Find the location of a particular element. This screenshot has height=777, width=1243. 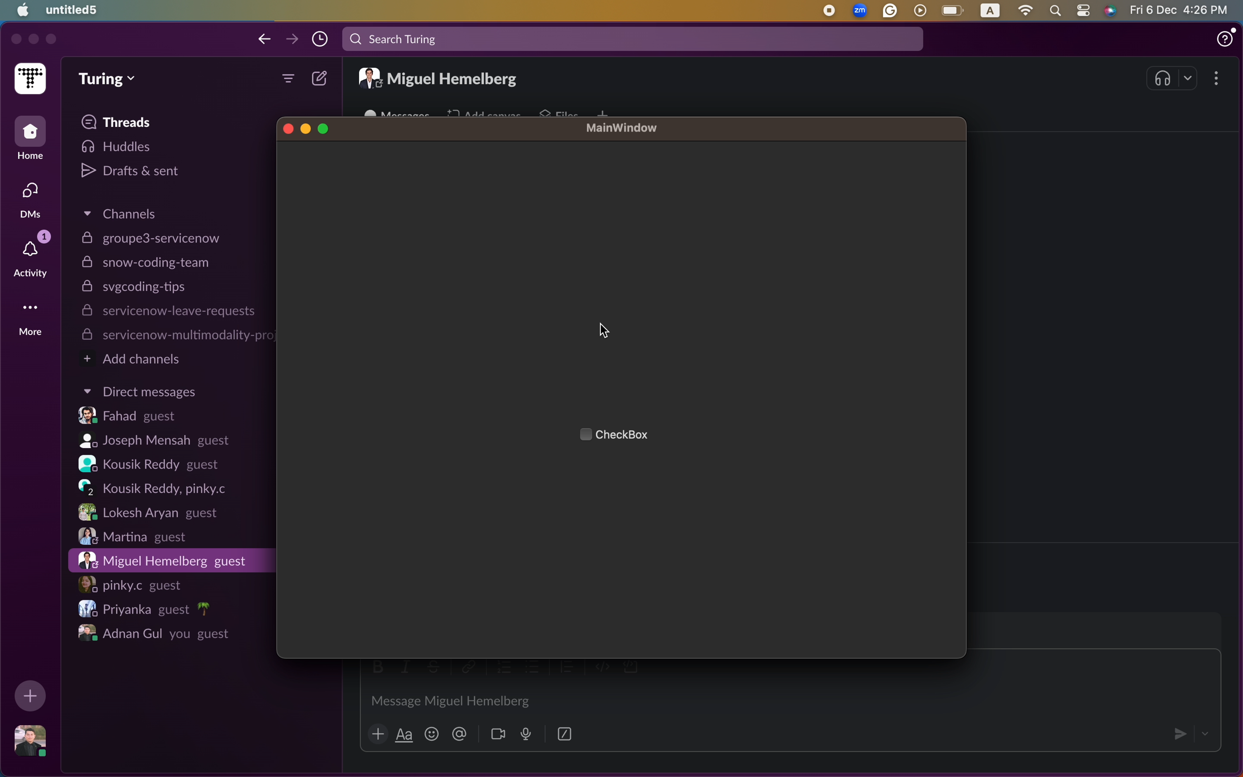

Kousik is located at coordinates (154, 465).